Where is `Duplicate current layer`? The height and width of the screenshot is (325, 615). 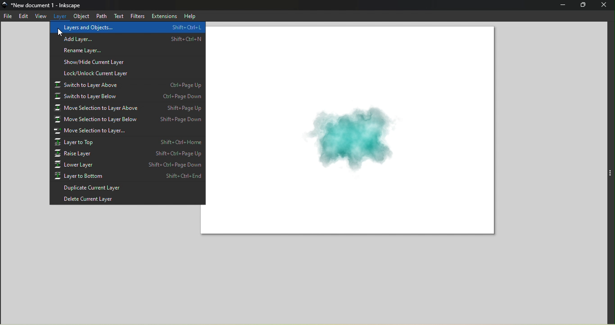 Duplicate current layer is located at coordinates (126, 189).